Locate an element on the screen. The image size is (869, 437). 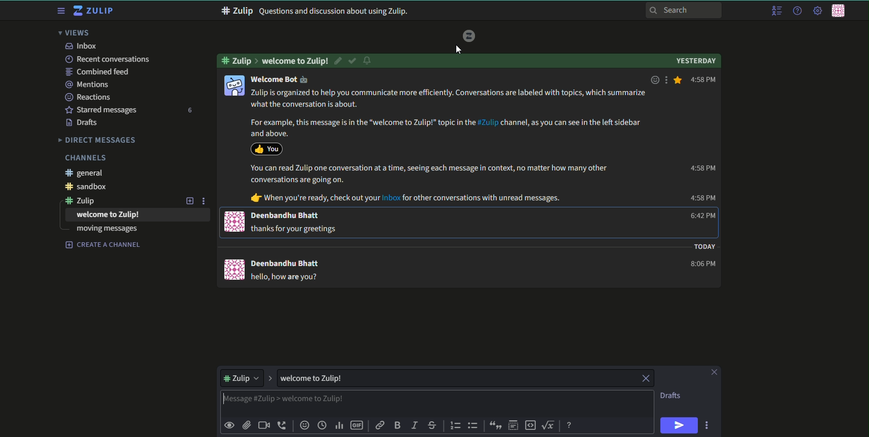
close is located at coordinates (713, 372).